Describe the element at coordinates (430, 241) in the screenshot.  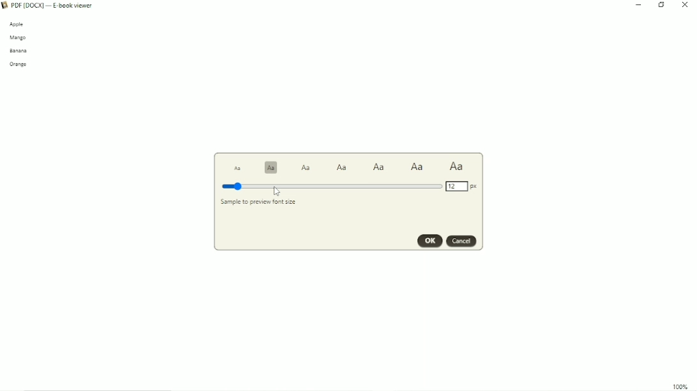
I see `OK` at that location.